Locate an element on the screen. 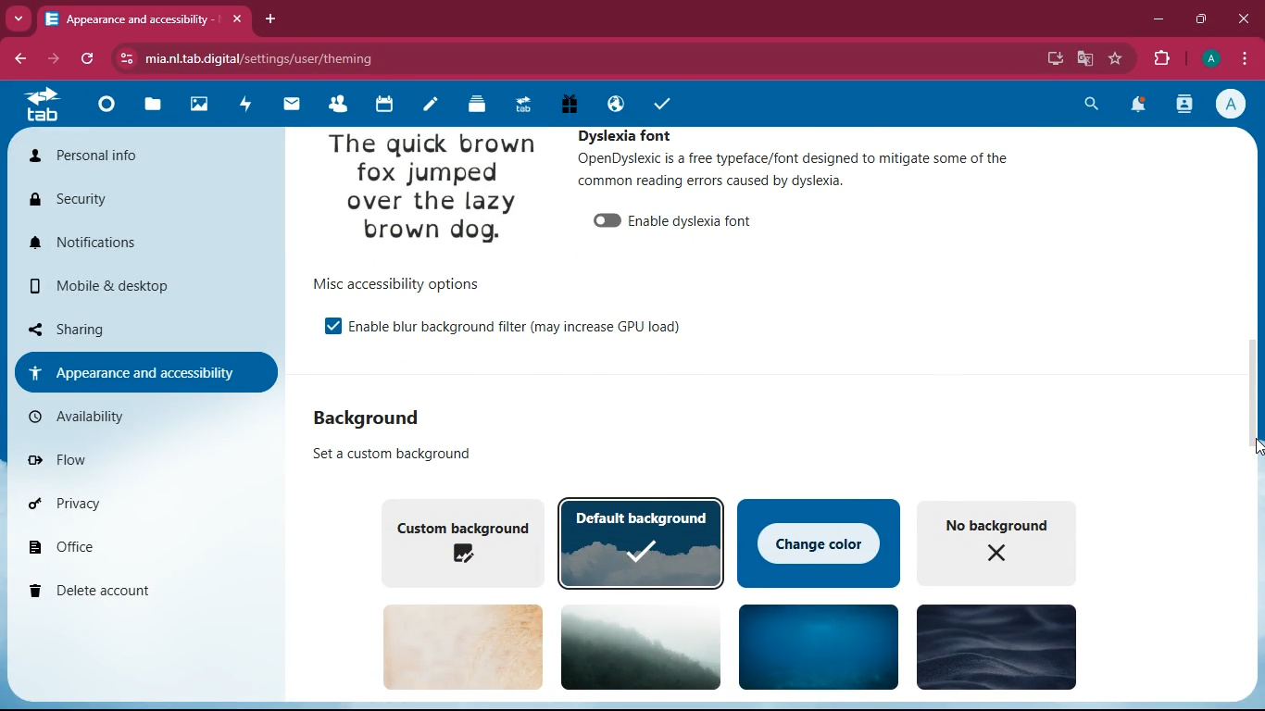  search is located at coordinates (1089, 106).